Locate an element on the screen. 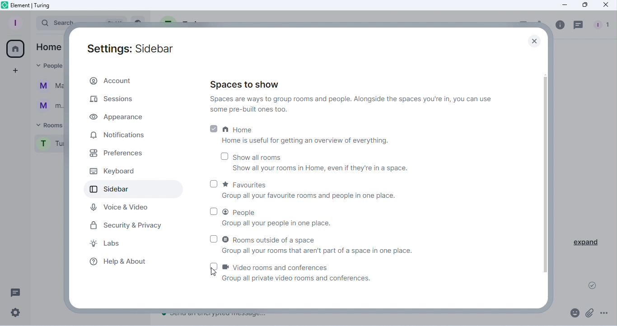 The height and width of the screenshot is (326, 617). People is located at coordinates (306, 216).